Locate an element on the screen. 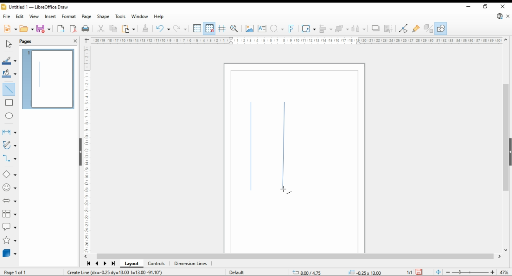 The height and width of the screenshot is (276, 512). show draw functions is located at coordinates (441, 28).